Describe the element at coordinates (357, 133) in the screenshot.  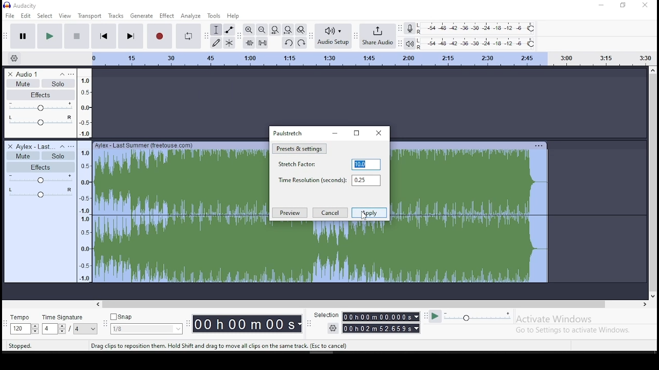
I see `maximize` at that location.